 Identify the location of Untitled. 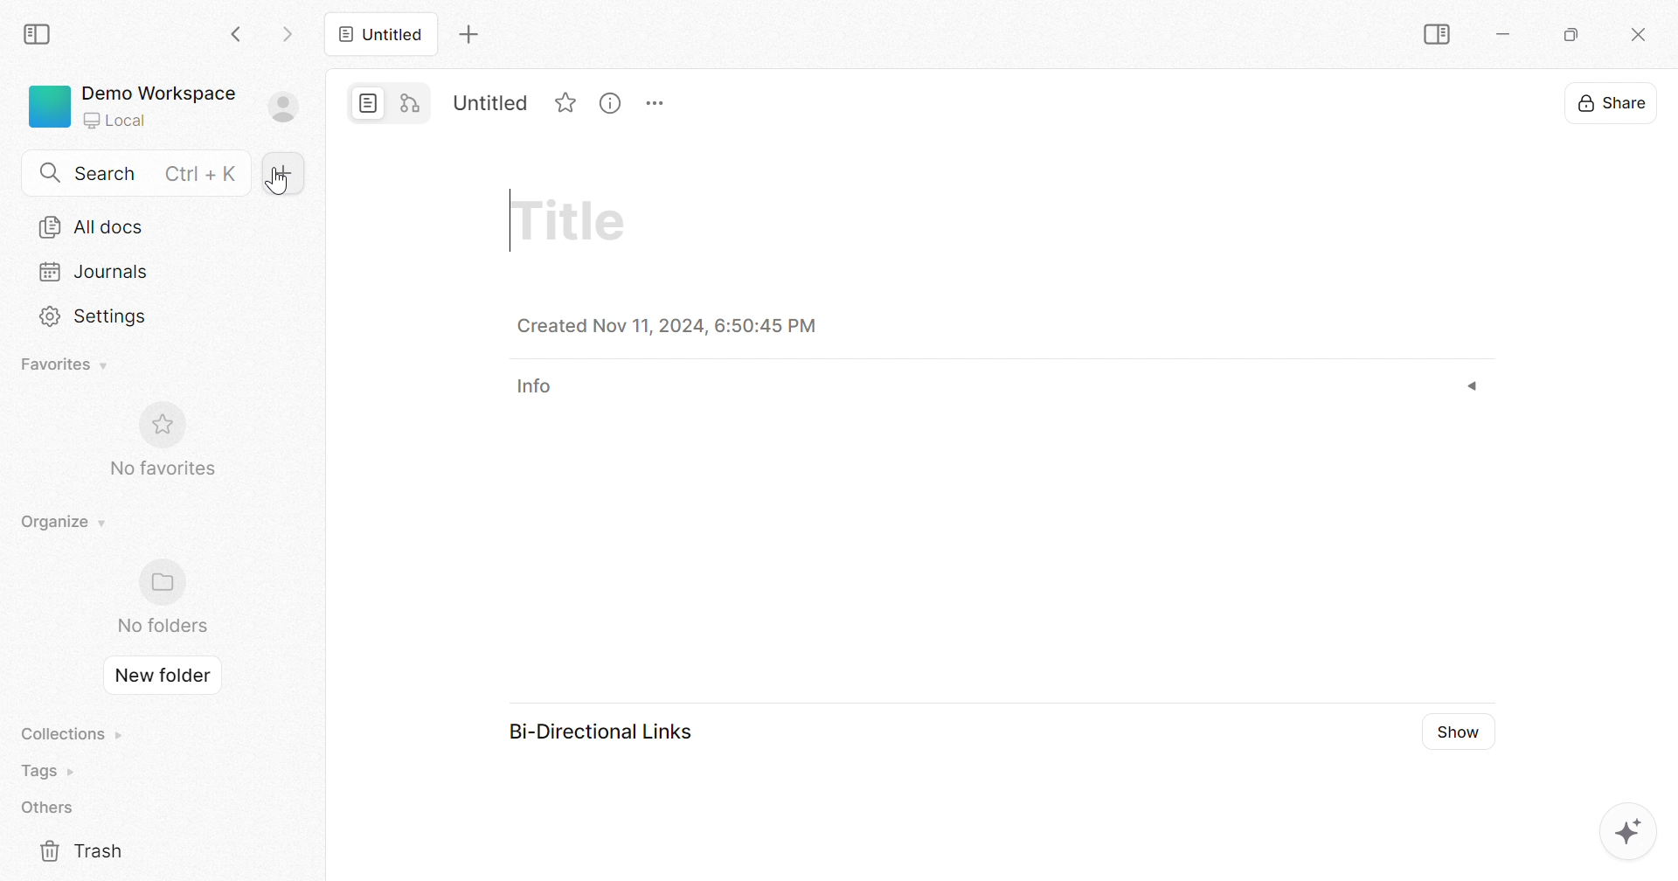
(381, 35).